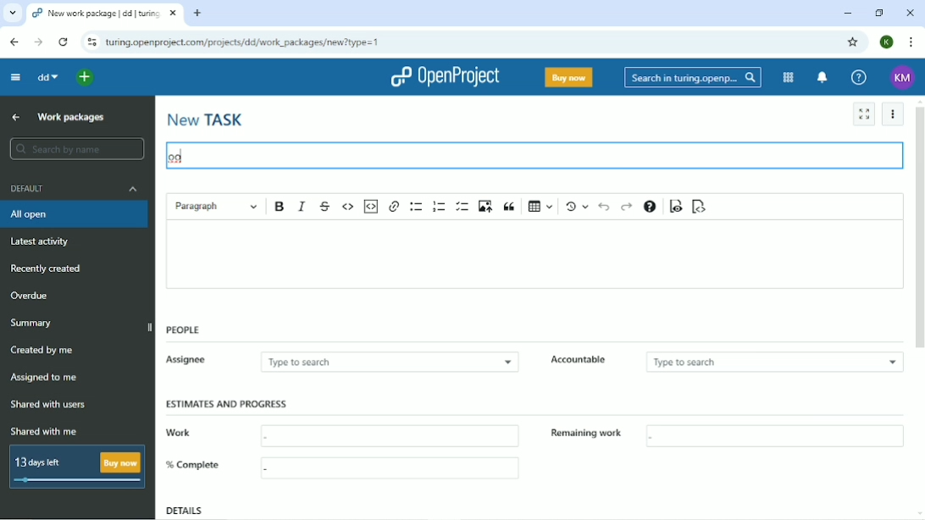  What do you see at coordinates (150, 305) in the screenshot?
I see `Vertical scrollbar` at bounding box center [150, 305].